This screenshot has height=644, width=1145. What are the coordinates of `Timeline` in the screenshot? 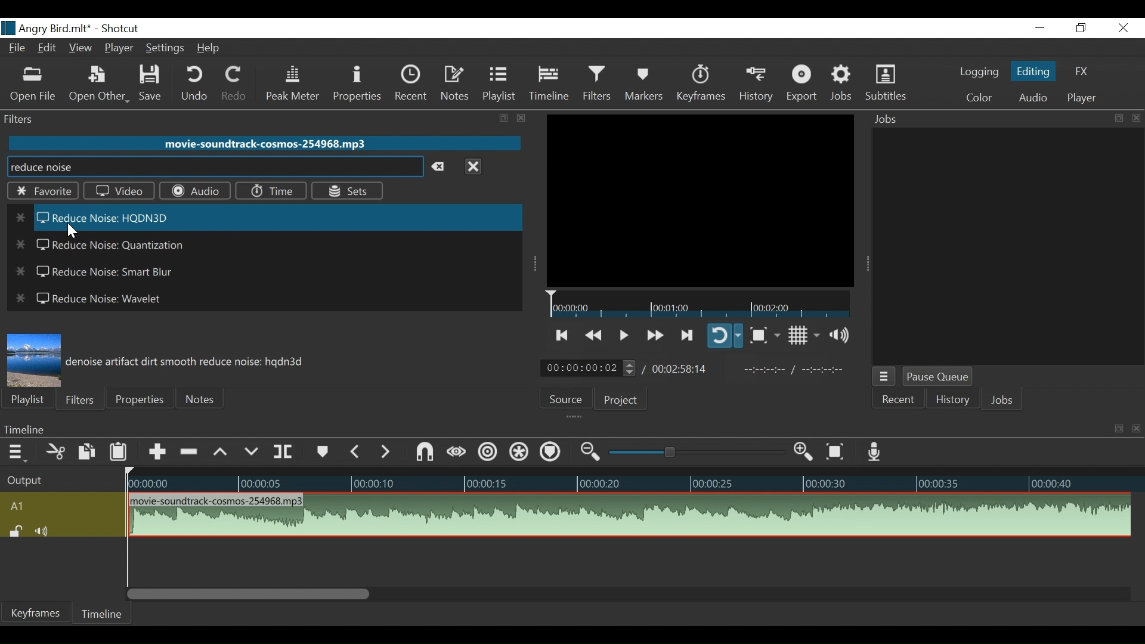 It's located at (630, 479).